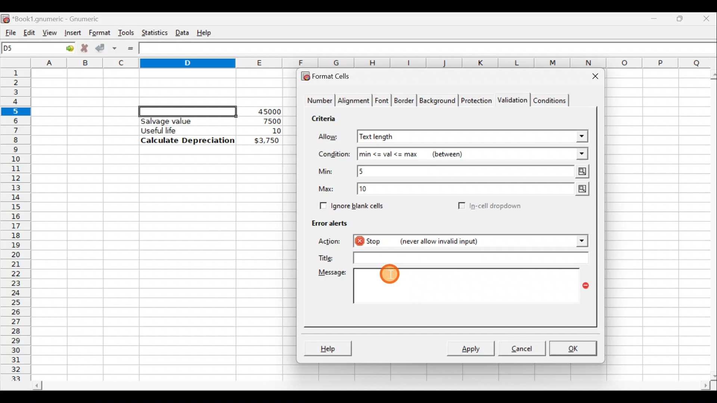 This screenshot has height=403, width=717. Describe the element at coordinates (327, 171) in the screenshot. I see `Min` at that location.